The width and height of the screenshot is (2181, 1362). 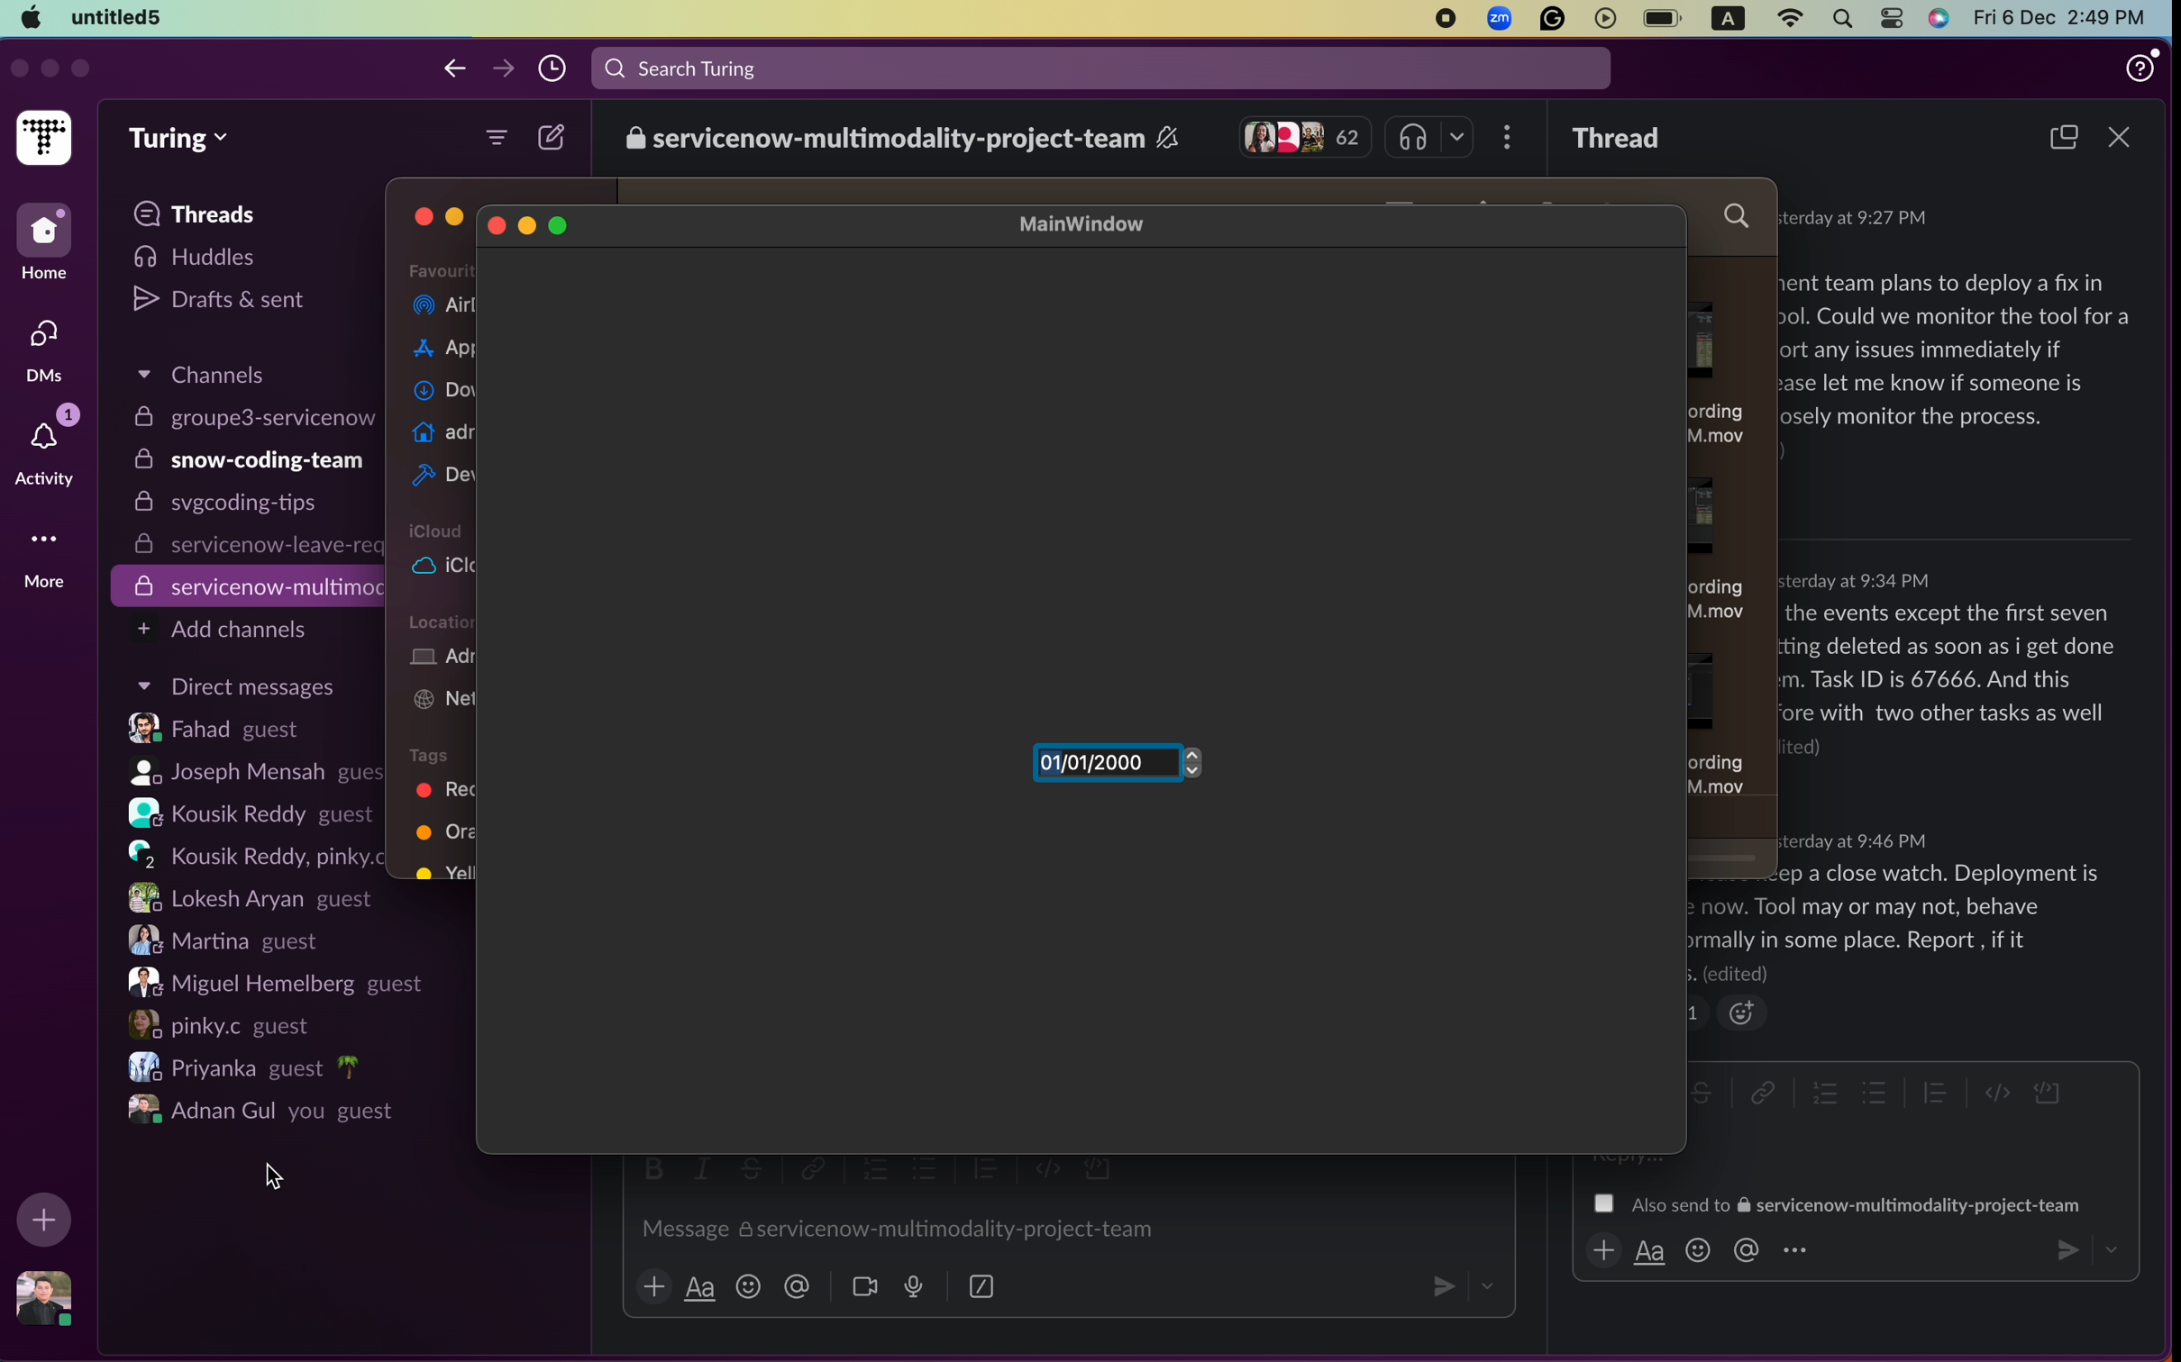 I want to click on text message, so click(x=1961, y=364).